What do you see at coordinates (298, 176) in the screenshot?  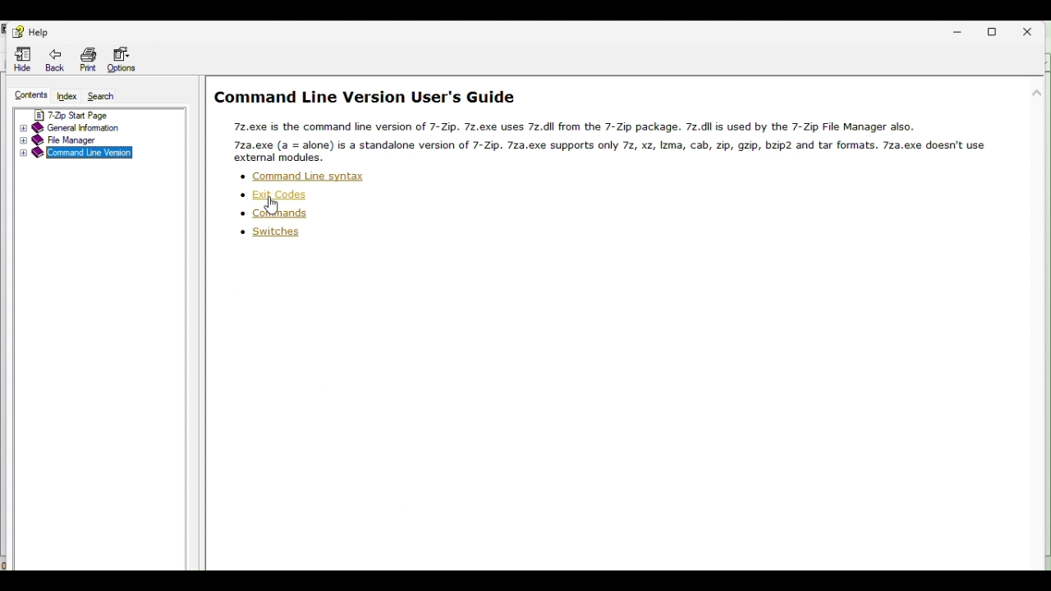 I see `command line syntax` at bounding box center [298, 176].